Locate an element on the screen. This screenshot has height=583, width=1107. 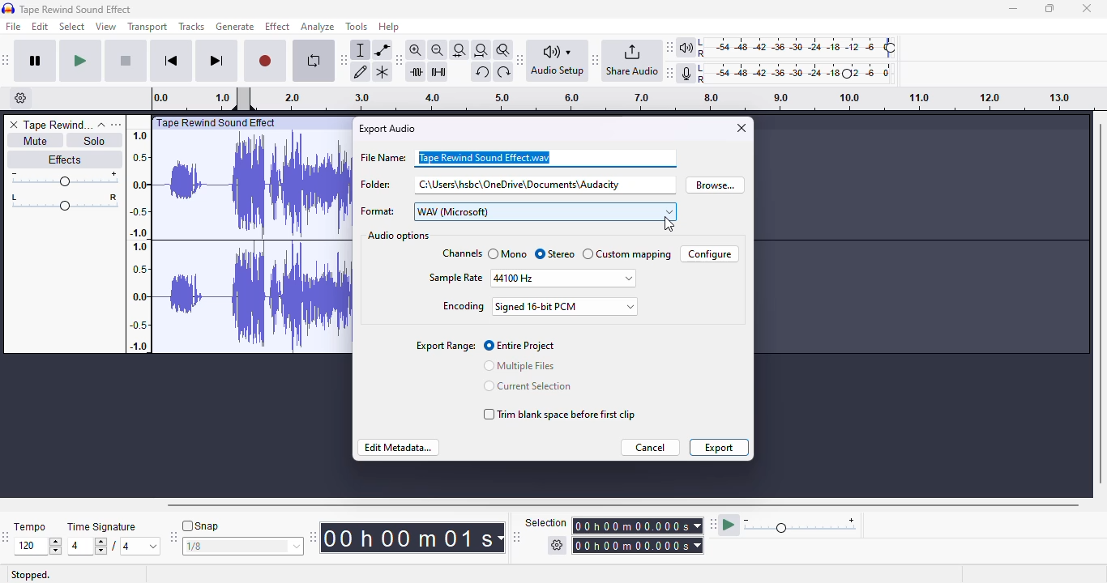
current selection is located at coordinates (528, 385).